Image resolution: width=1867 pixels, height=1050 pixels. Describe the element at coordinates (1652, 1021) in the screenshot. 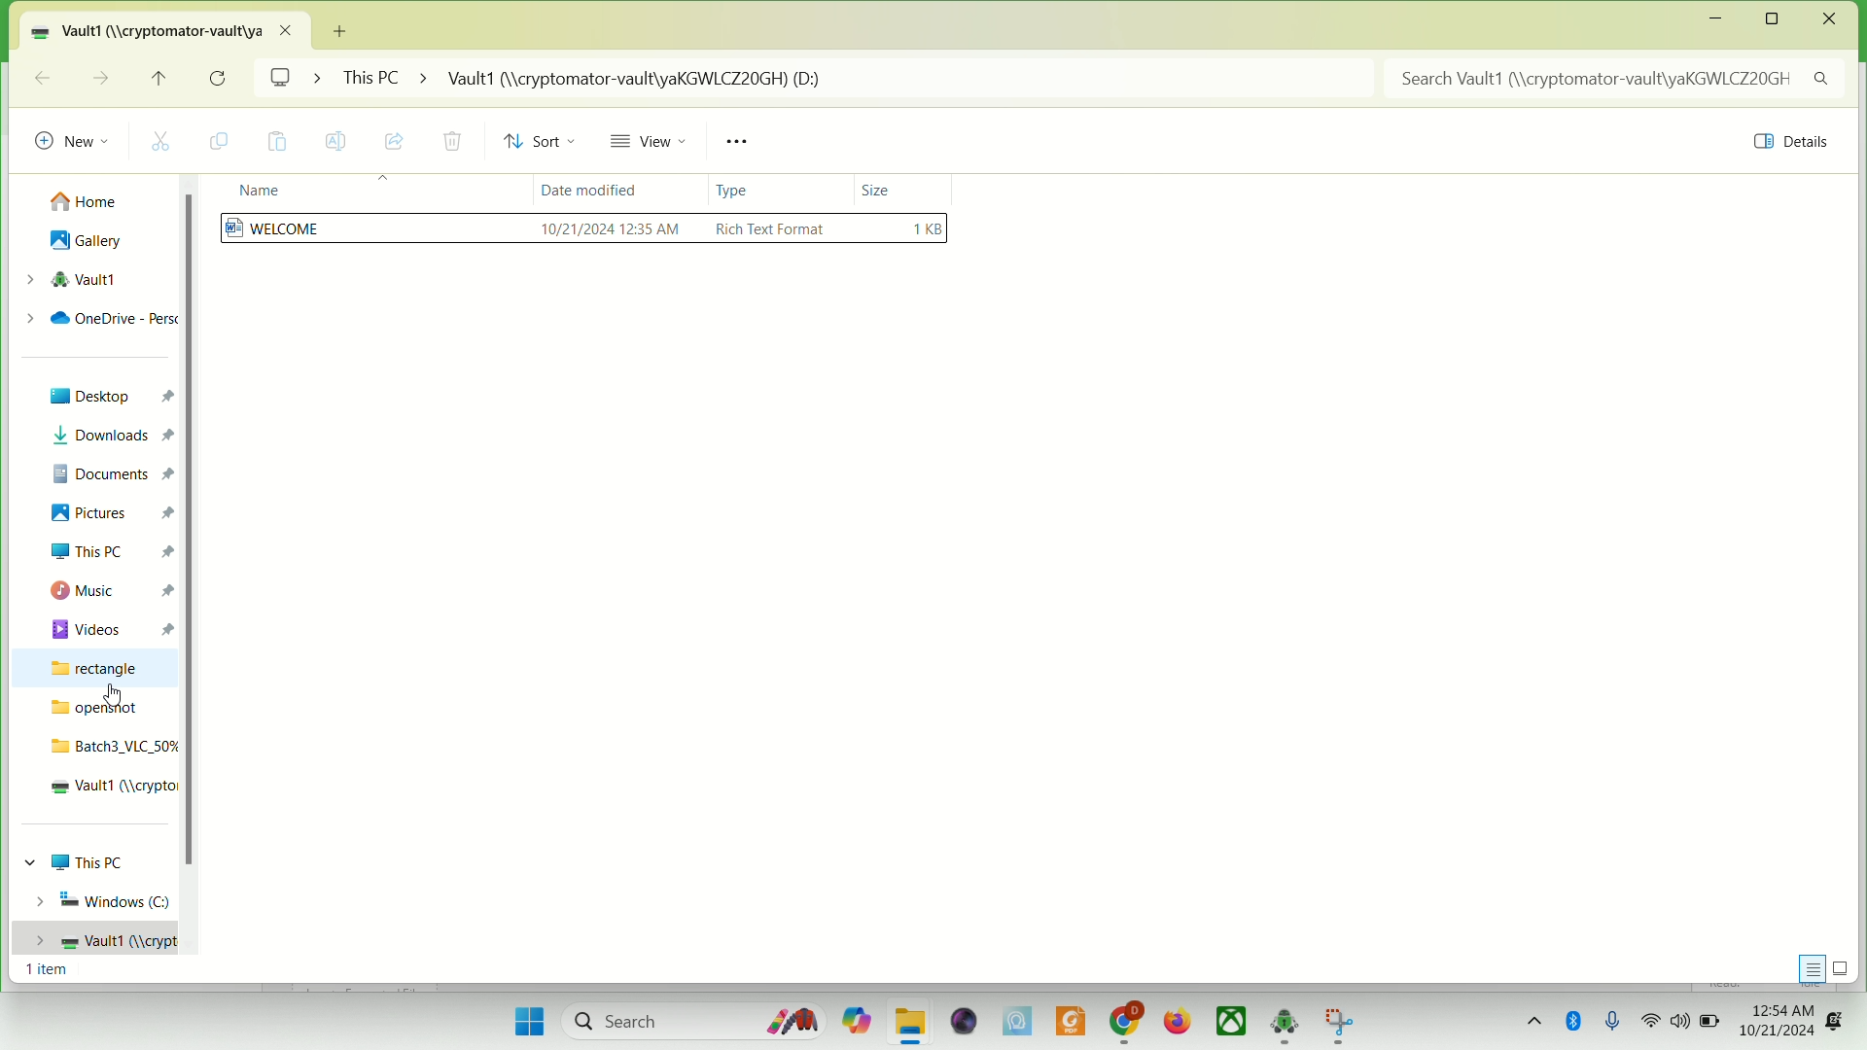

I see `wifi` at that location.